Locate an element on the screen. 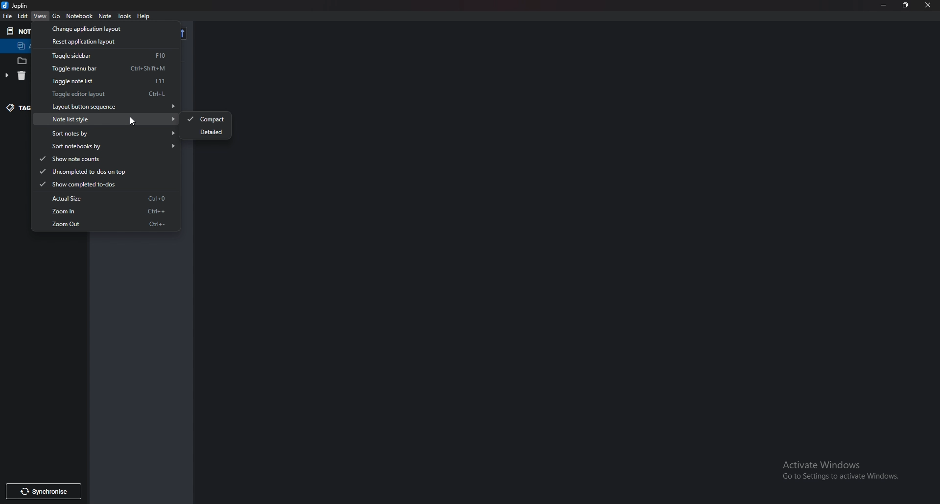 The height and width of the screenshot is (504, 940). toggle editor layout is located at coordinates (120, 94).